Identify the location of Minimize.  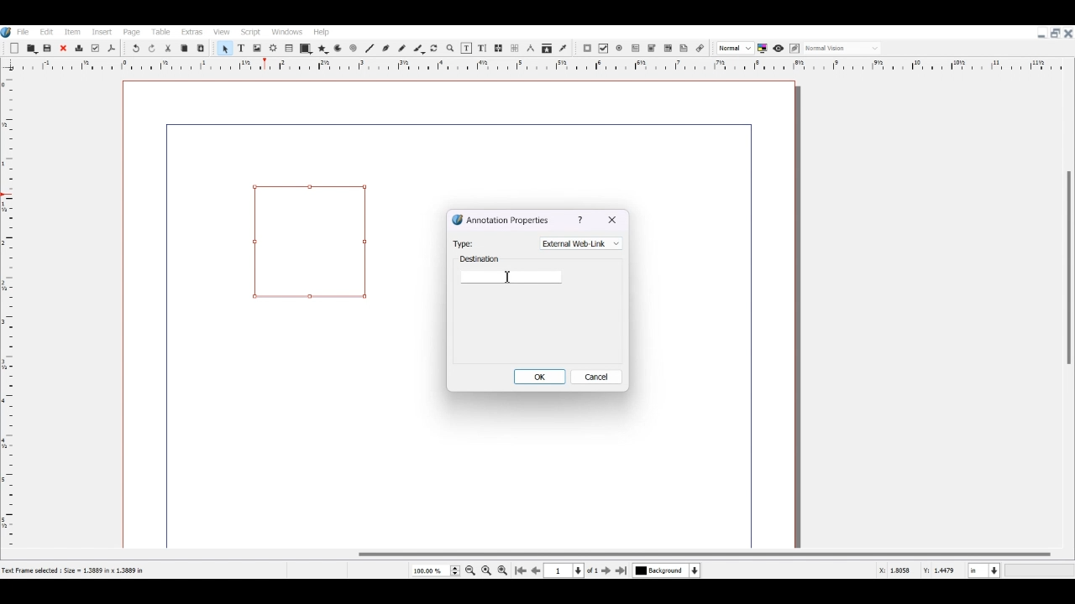
(1041, 34).